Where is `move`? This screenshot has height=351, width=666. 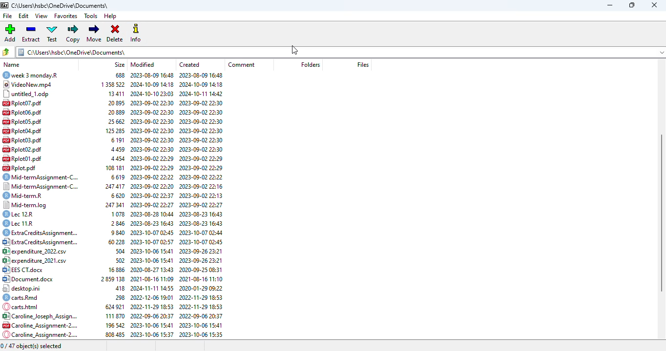 move is located at coordinates (94, 34).